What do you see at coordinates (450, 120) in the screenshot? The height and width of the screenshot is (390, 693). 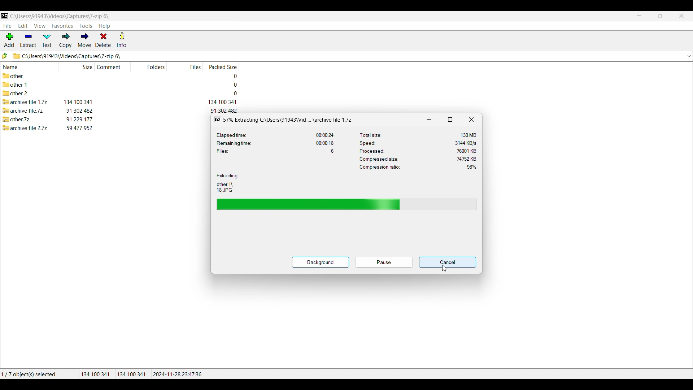 I see `Show window in a smaller tab` at bounding box center [450, 120].